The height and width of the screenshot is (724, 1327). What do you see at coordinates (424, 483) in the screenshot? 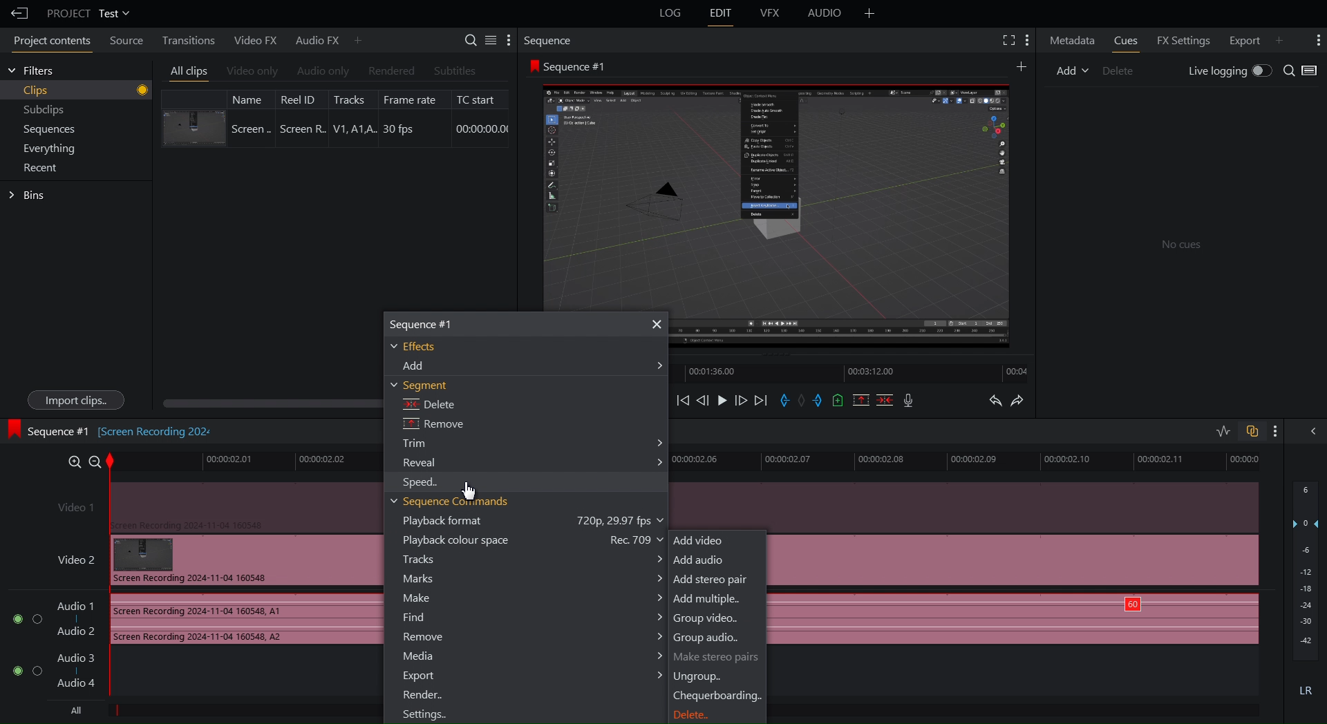
I see `Speed` at bounding box center [424, 483].